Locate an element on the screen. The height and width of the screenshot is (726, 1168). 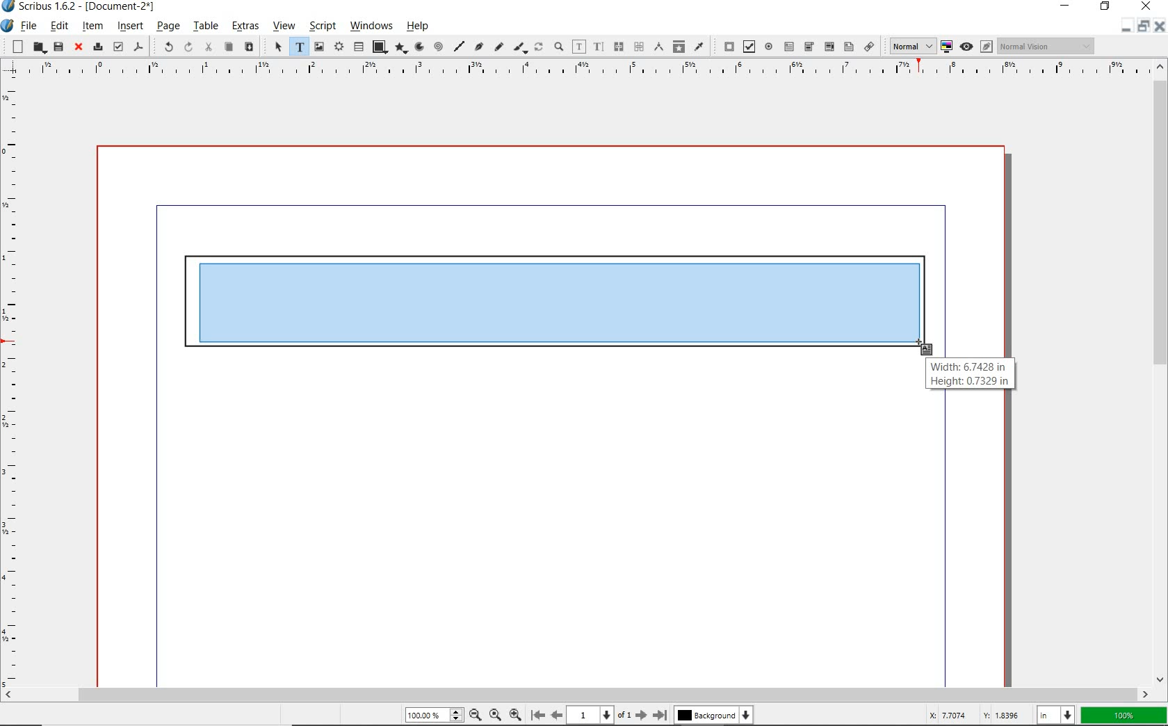
minimize is located at coordinates (1124, 30).